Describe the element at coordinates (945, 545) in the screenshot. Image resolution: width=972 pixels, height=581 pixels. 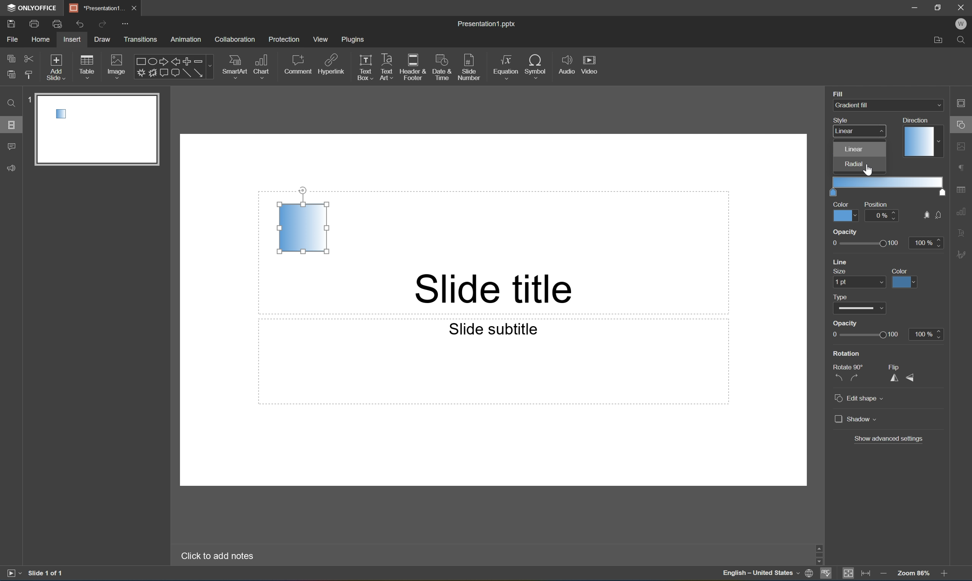
I see `Scroll Up` at that location.